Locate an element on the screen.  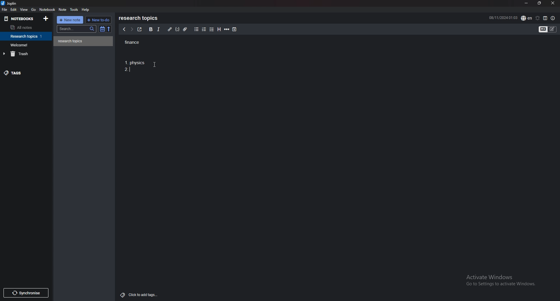
heading is located at coordinates (219, 29).